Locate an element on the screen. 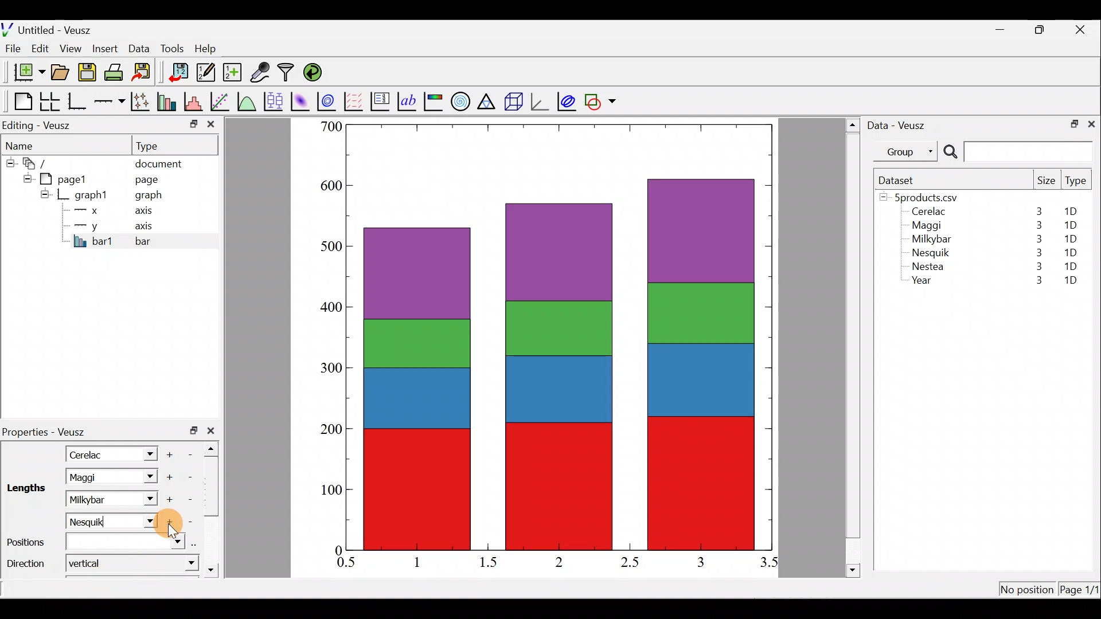 Image resolution: width=1101 pixels, height=619 pixels. Filter data is located at coordinates (288, 73).